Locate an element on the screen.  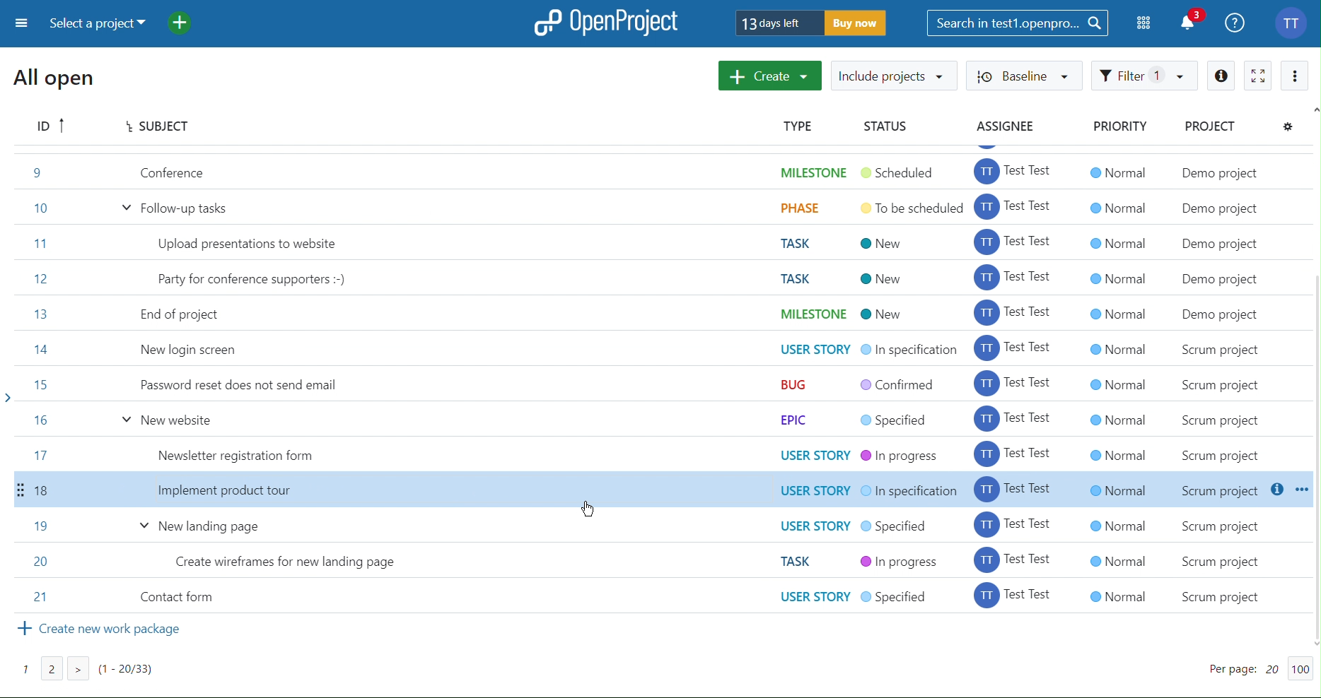
Menu is located at coordinates (19, 25).